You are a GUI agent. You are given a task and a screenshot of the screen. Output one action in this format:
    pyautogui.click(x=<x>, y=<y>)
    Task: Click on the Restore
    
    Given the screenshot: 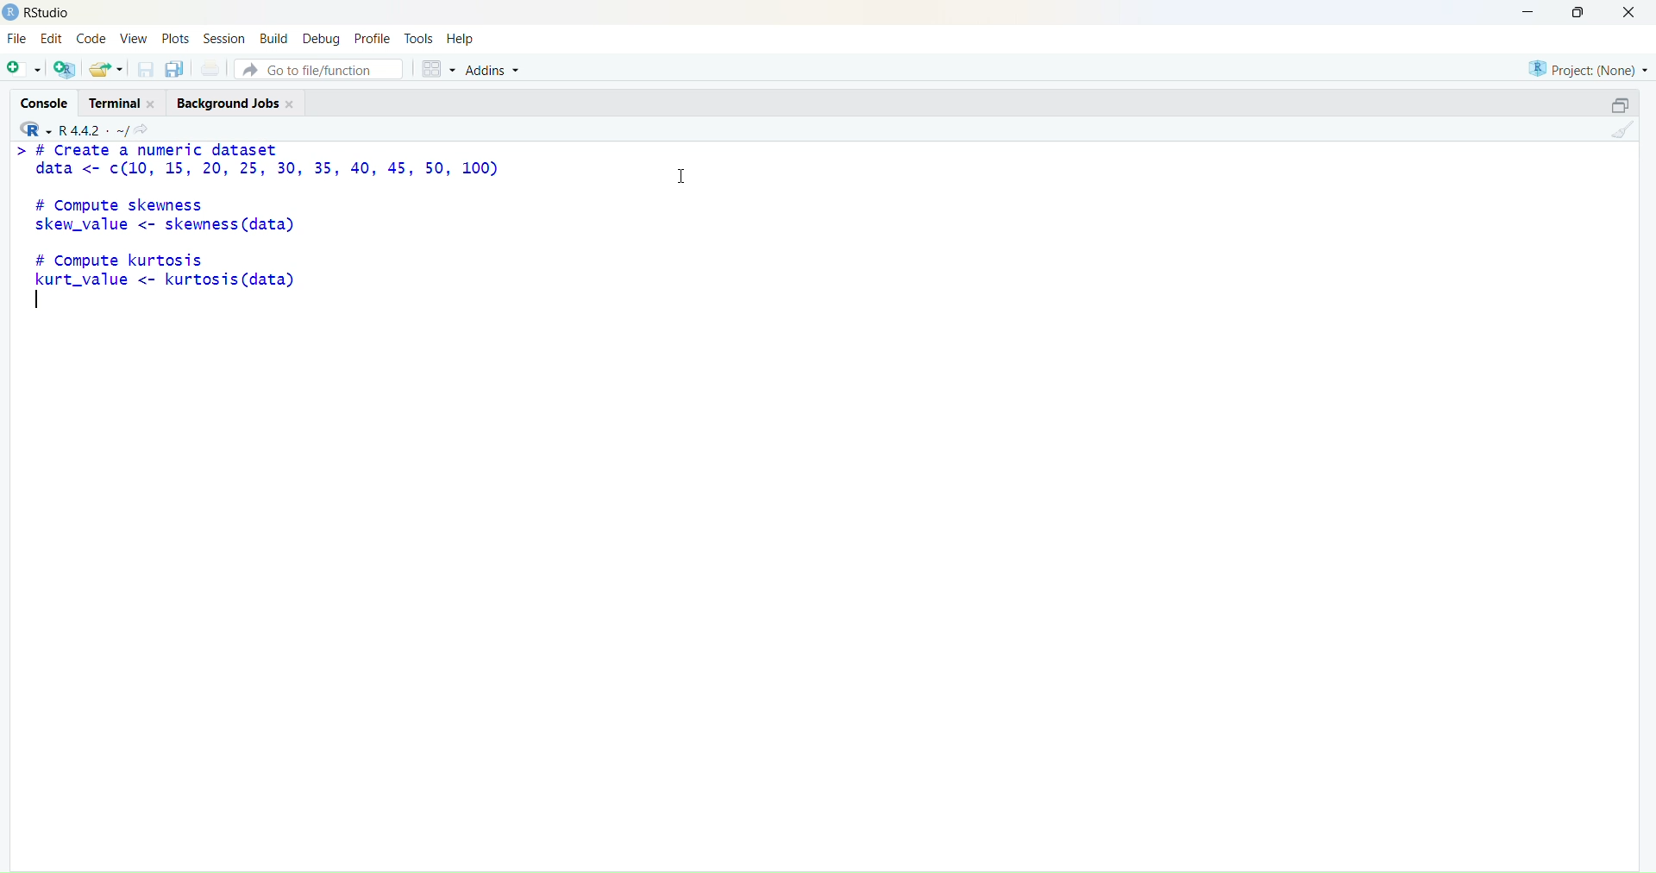 What is the action you would take?
    pyautogui.click(x=1610, y=107)
    